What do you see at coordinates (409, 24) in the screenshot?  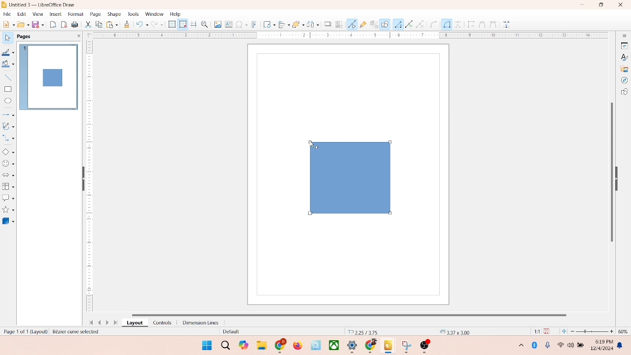 I see `Freeform line tool` at bounding box center [409, 24].